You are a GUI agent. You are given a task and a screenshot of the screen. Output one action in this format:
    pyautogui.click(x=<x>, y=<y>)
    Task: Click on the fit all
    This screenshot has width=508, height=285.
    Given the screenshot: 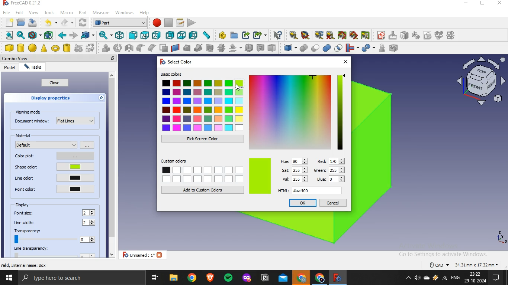 What is the action you would take?
    pyautogui.click(x=9, y=35)
    